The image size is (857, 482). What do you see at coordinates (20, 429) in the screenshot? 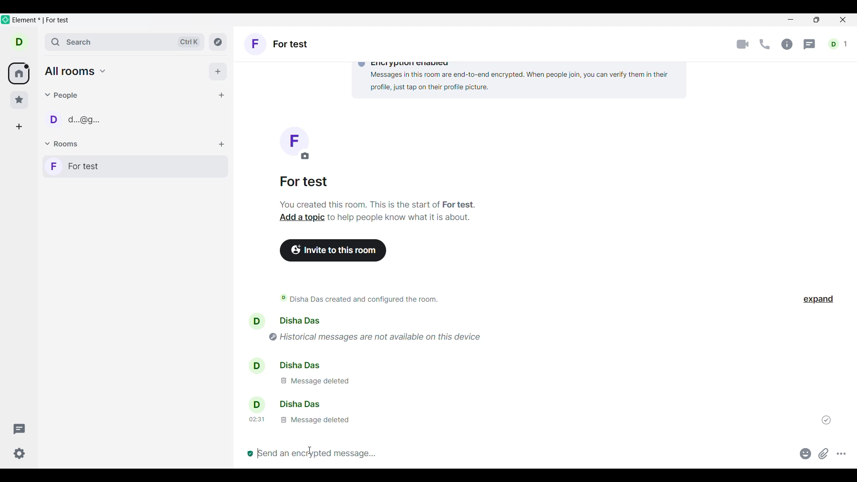
I see `Threads` at bounding box center [20, 429].